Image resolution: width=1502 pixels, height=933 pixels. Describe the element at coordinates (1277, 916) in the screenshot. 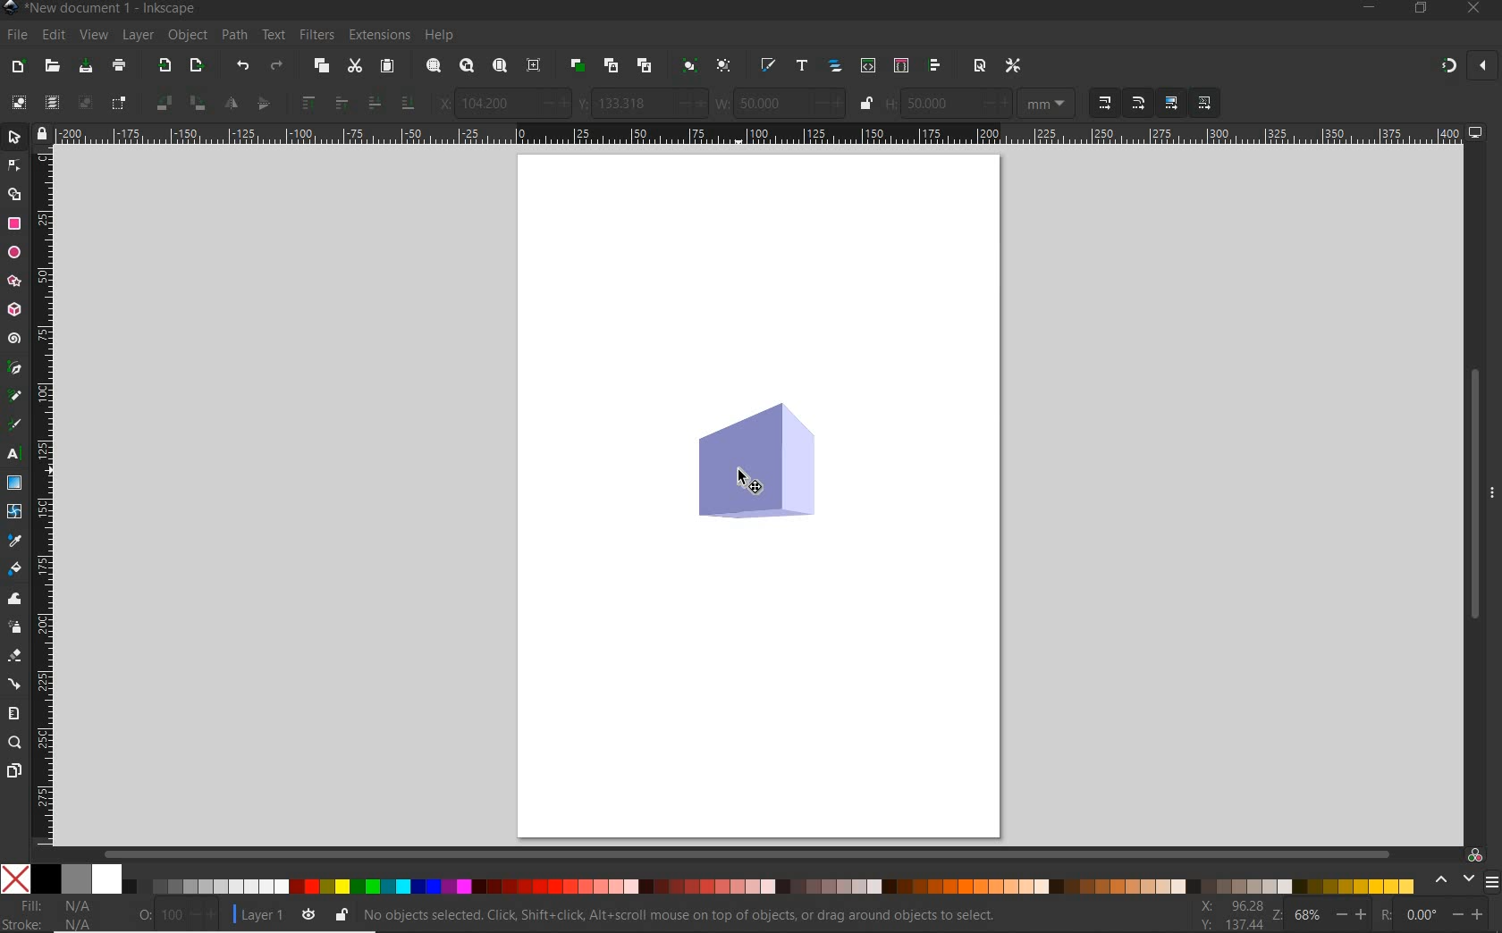

I see `zoom` at that location.